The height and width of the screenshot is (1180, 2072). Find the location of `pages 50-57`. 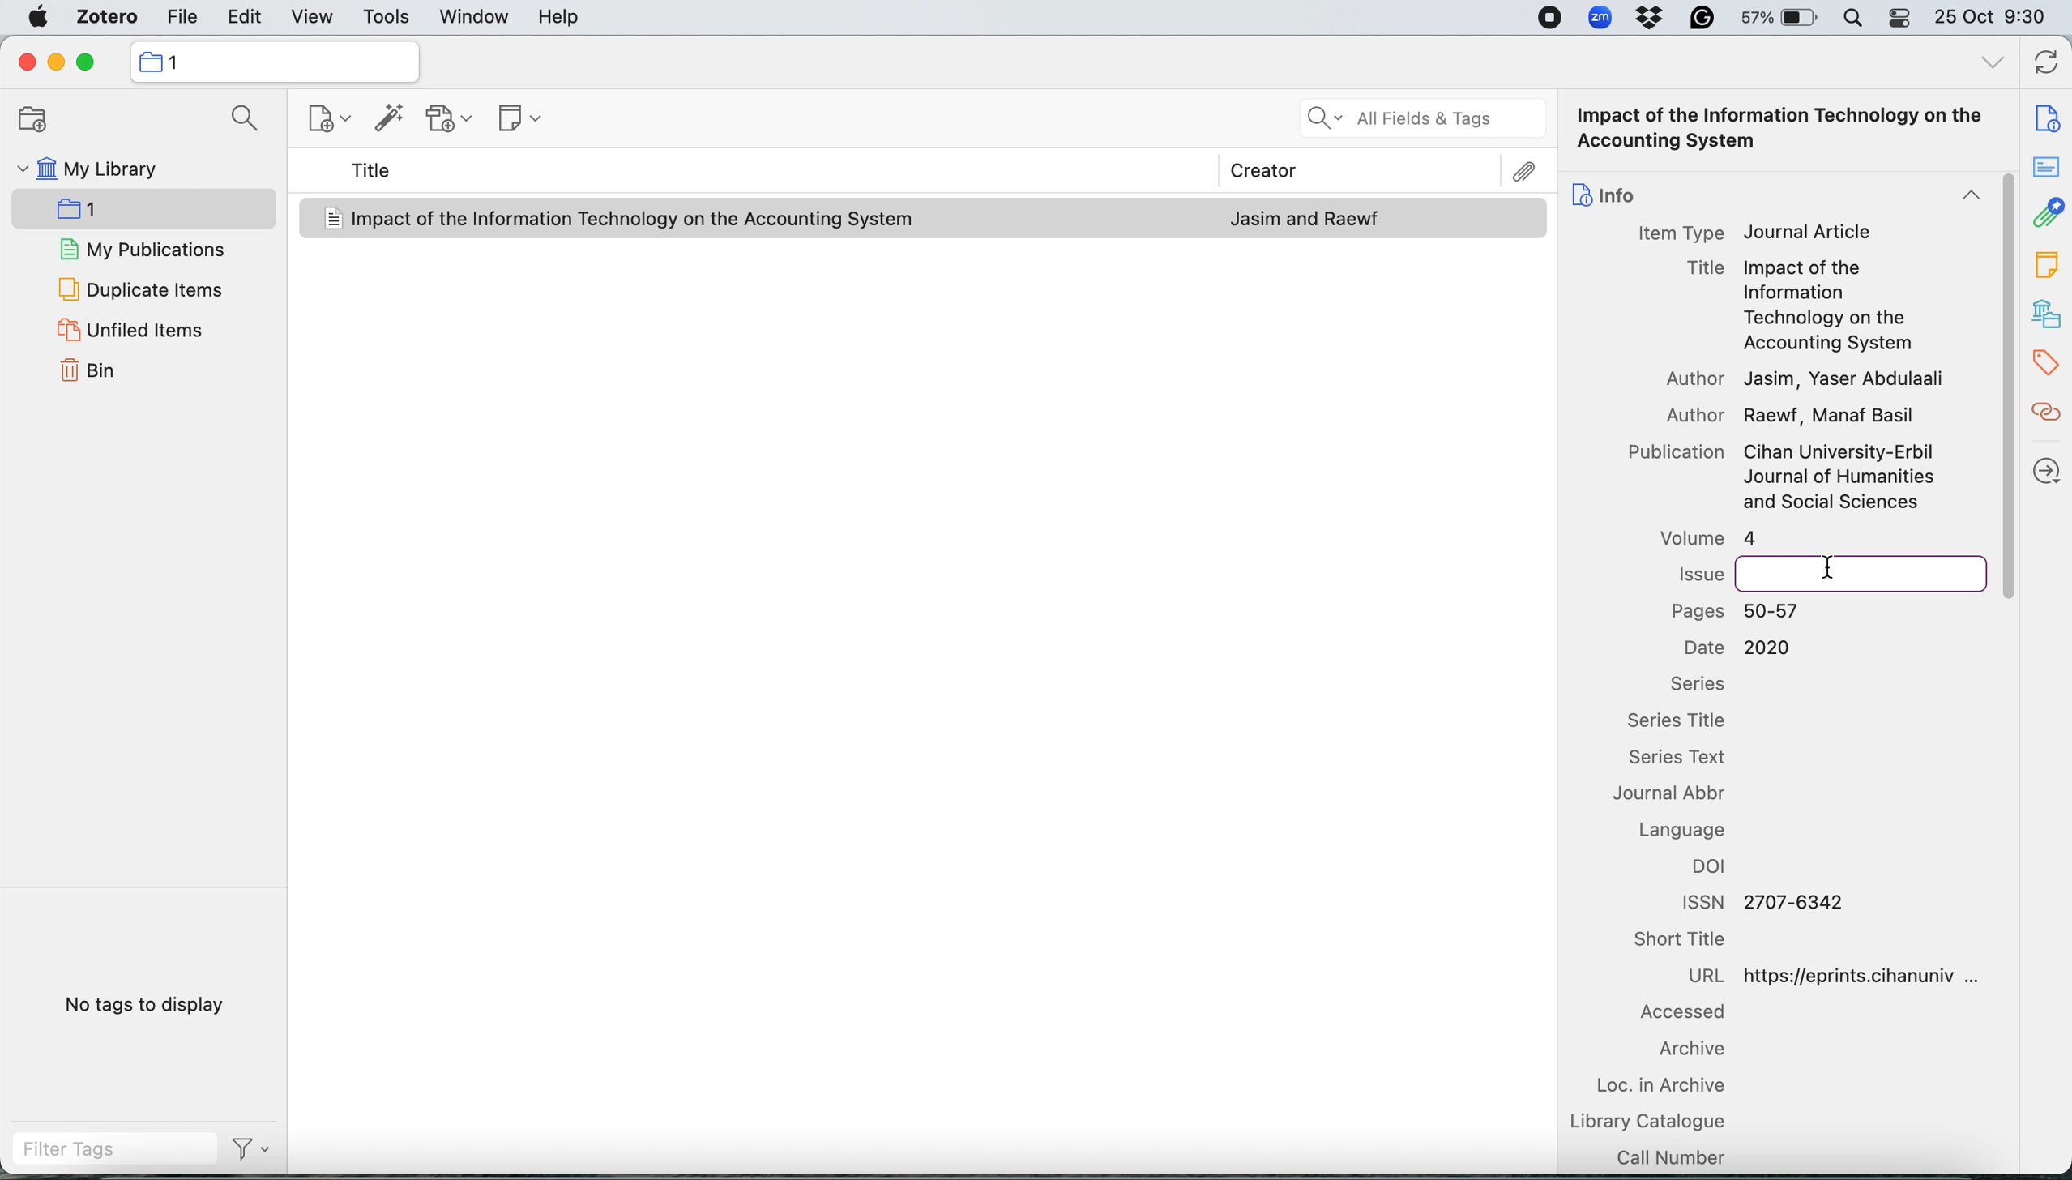

pages 50-57 is located at coordinates (1745, 611).